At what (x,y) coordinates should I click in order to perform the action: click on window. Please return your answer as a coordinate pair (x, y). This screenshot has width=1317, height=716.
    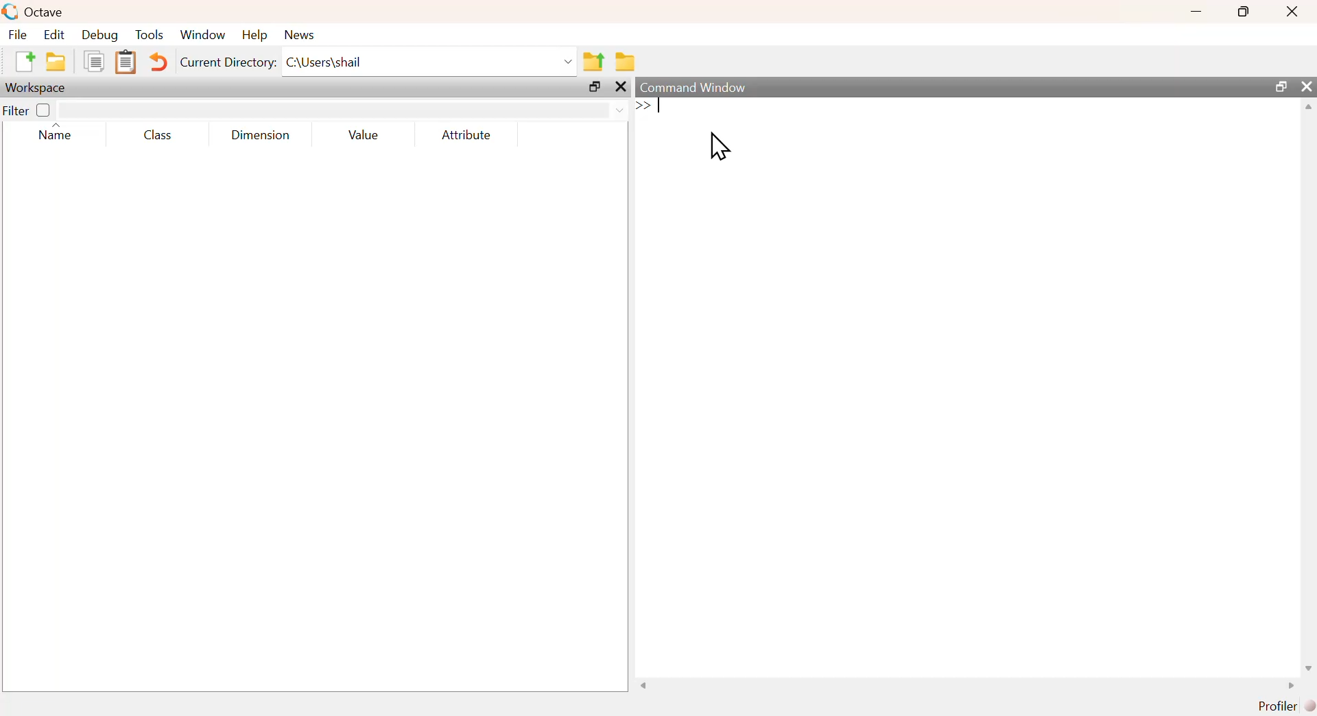
    Looking at the image, I should click on (204, 35).